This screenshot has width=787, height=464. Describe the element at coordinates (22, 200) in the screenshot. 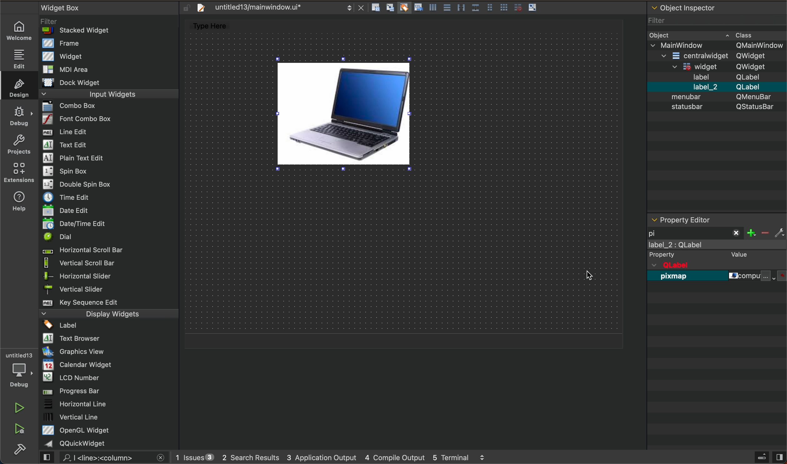

I see `help` at that location.